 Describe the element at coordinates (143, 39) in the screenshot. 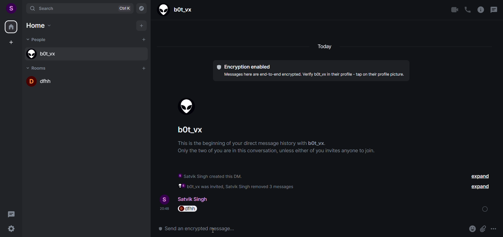

I see `add people` at that location.